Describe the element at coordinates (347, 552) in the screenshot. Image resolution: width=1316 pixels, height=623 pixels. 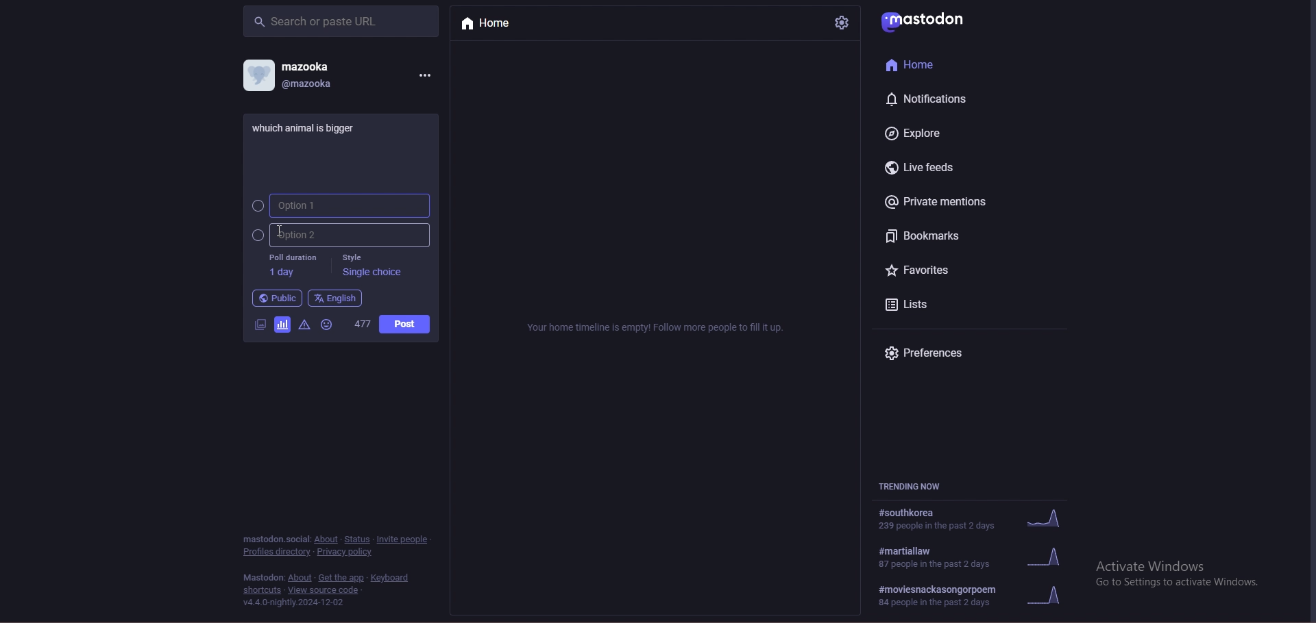
I see `privacy policy` at that location.